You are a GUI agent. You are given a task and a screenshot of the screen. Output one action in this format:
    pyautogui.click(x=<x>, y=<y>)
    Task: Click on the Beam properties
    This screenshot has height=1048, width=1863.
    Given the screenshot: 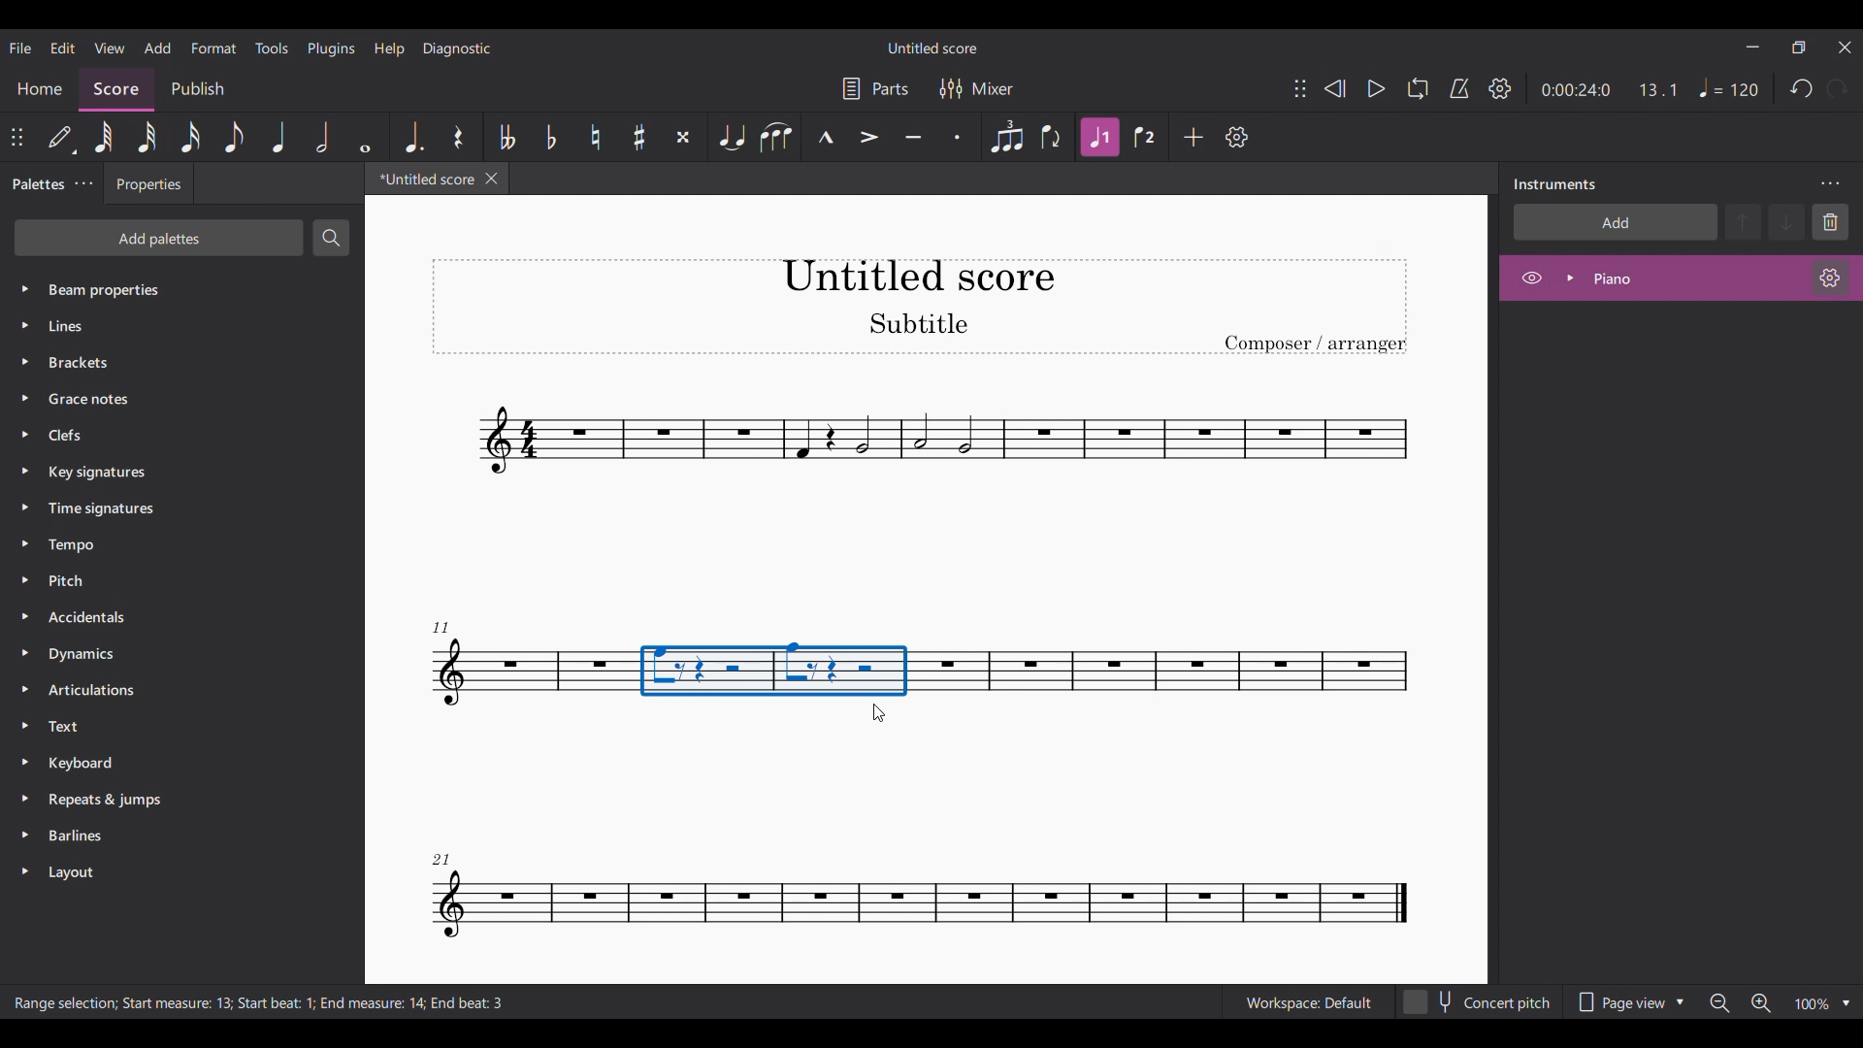 What is the action you would take?
    pyautogui.click(x=176, y=288)
    